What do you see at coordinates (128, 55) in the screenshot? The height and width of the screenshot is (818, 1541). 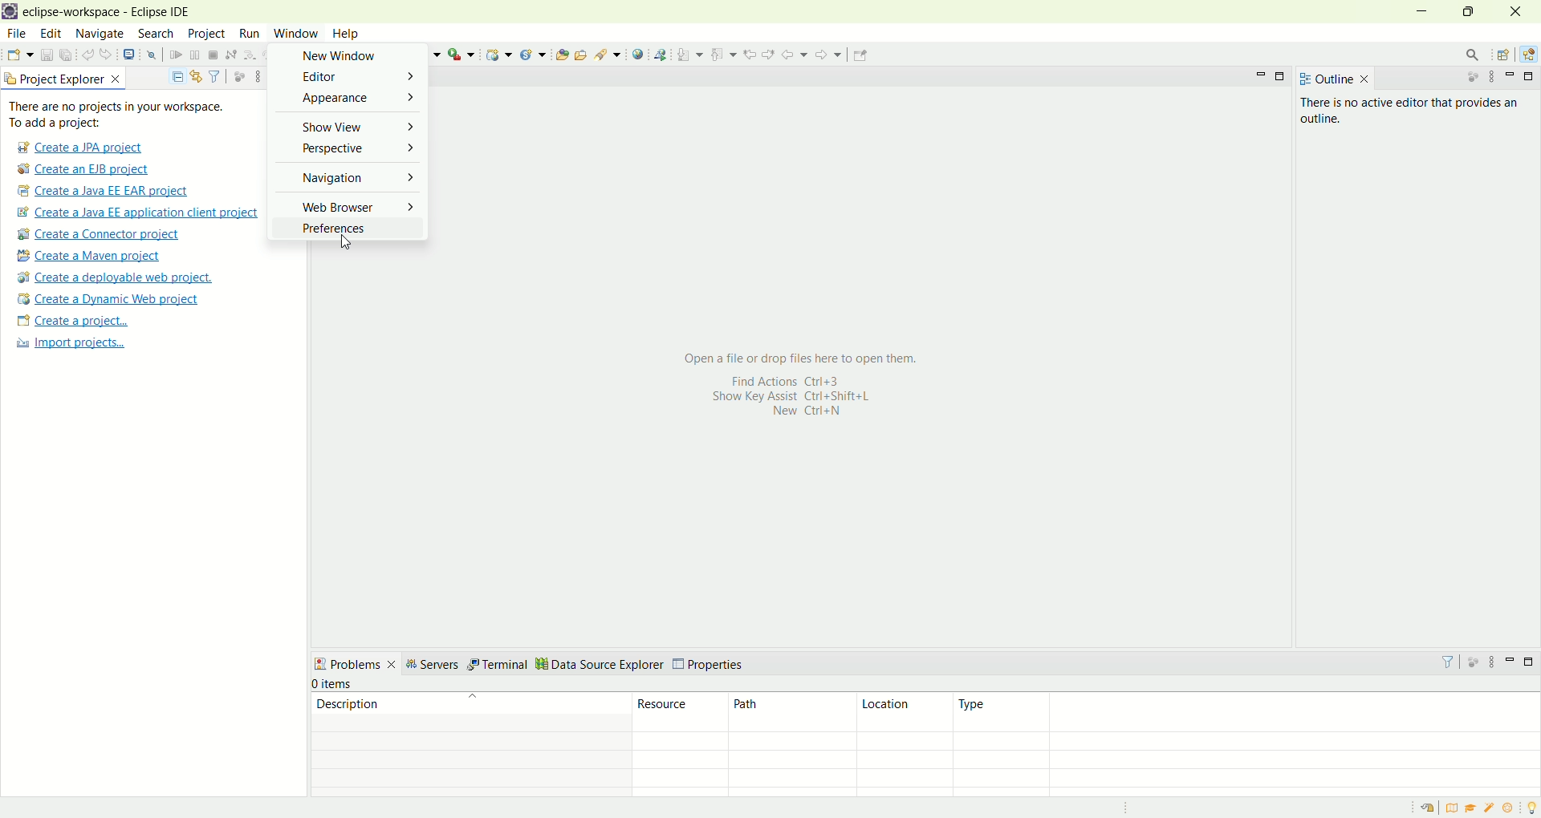 I see `open a terminal` at bounding box center [128, 55].